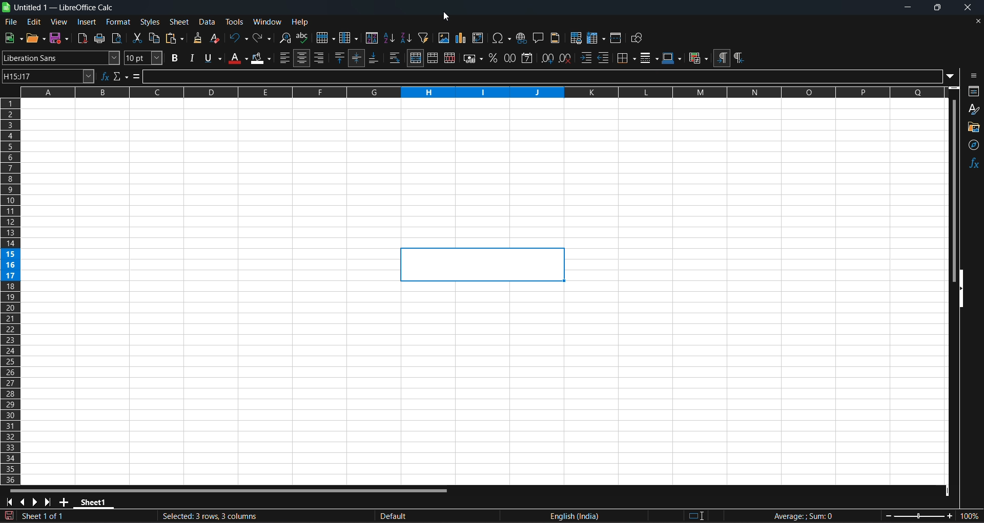 The height and width of the screenshot is (523, 984). I want to click on new, so click(14, 37).